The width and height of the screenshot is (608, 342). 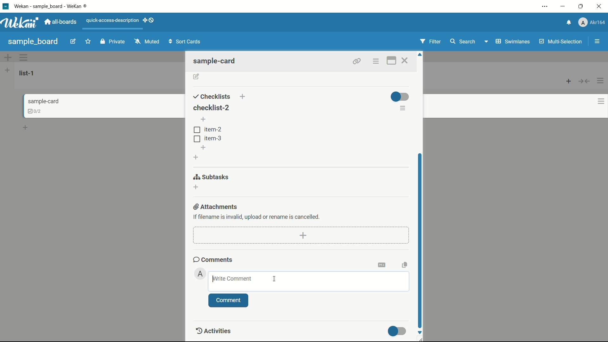 I want to click on toggle button, so click(x=398, y=331).